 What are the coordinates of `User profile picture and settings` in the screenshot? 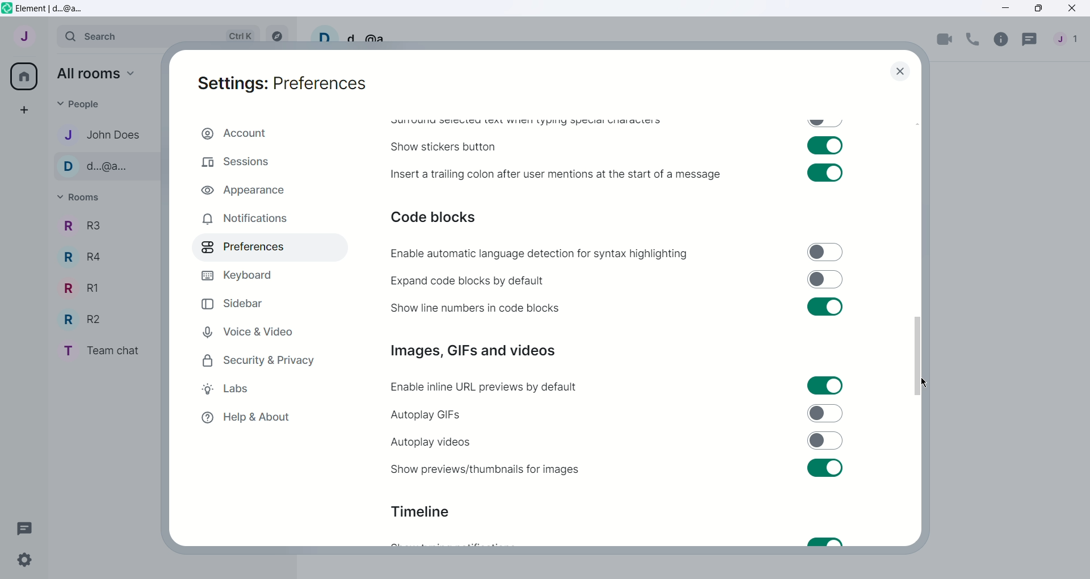 It's located at (324, 33).